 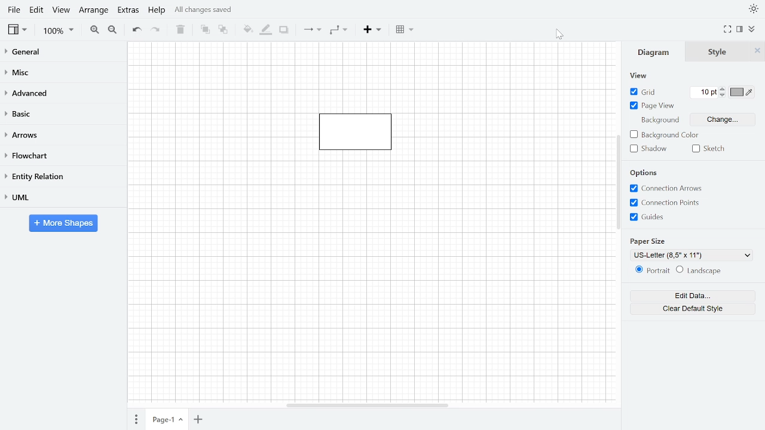 What do you see at coordinates (63, 93) in the screenshot?
I see `Advanced` at bounding box center [63, 93].